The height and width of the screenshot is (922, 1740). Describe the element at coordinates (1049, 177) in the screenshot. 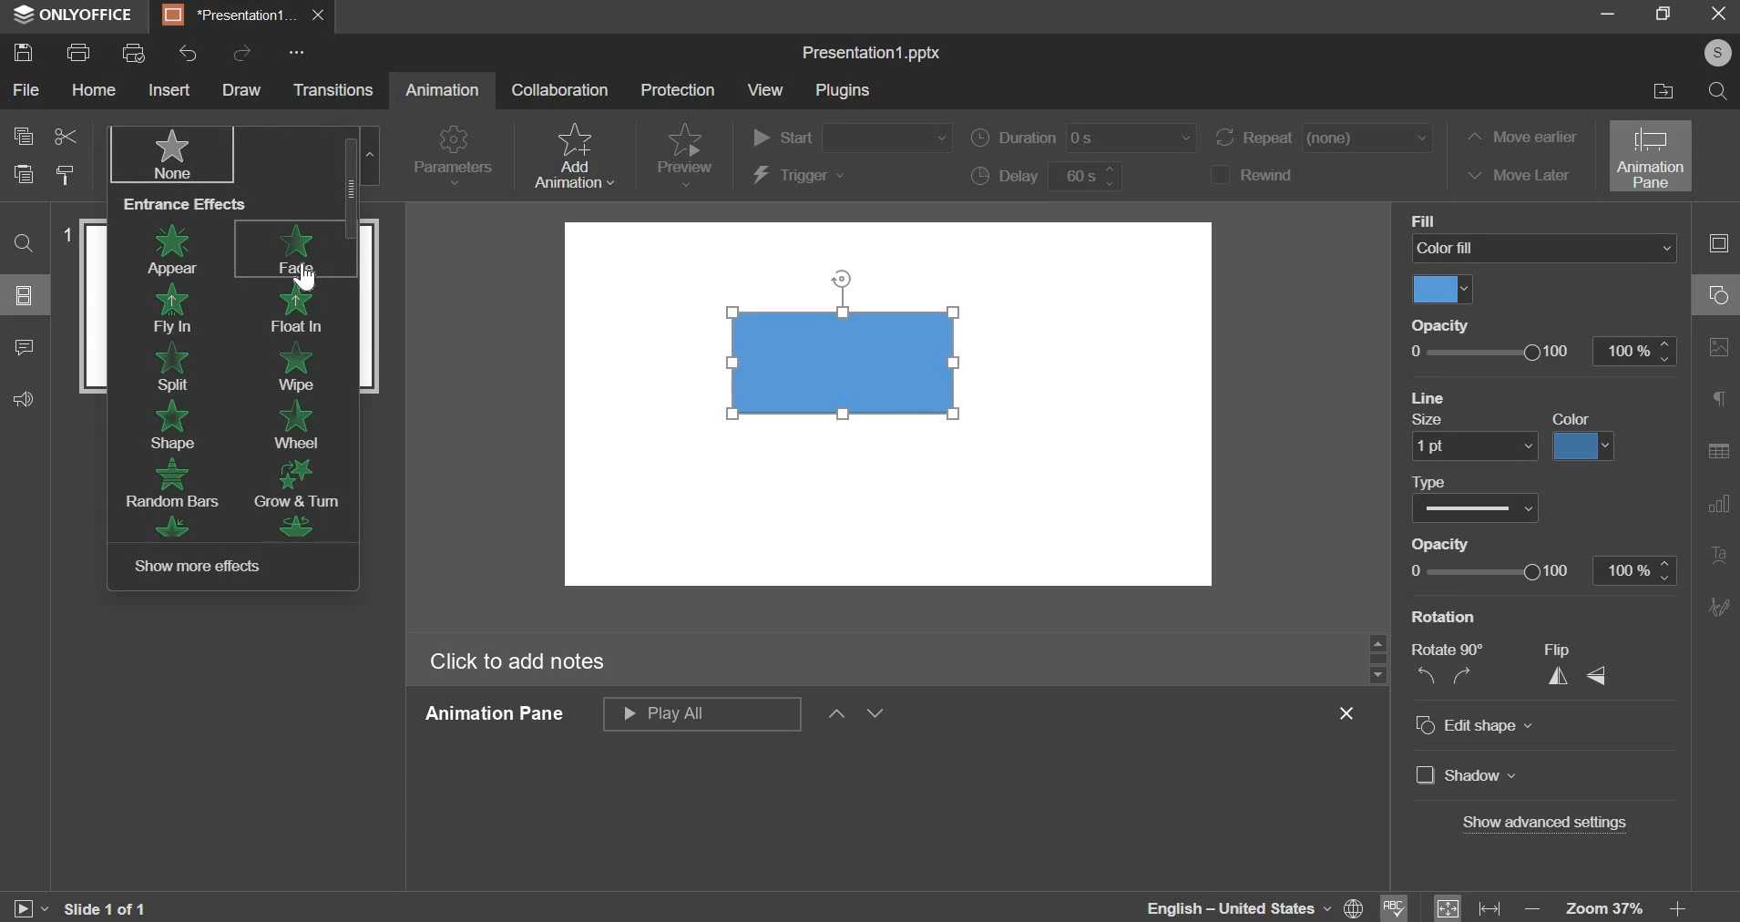

I see `delay` at that location.